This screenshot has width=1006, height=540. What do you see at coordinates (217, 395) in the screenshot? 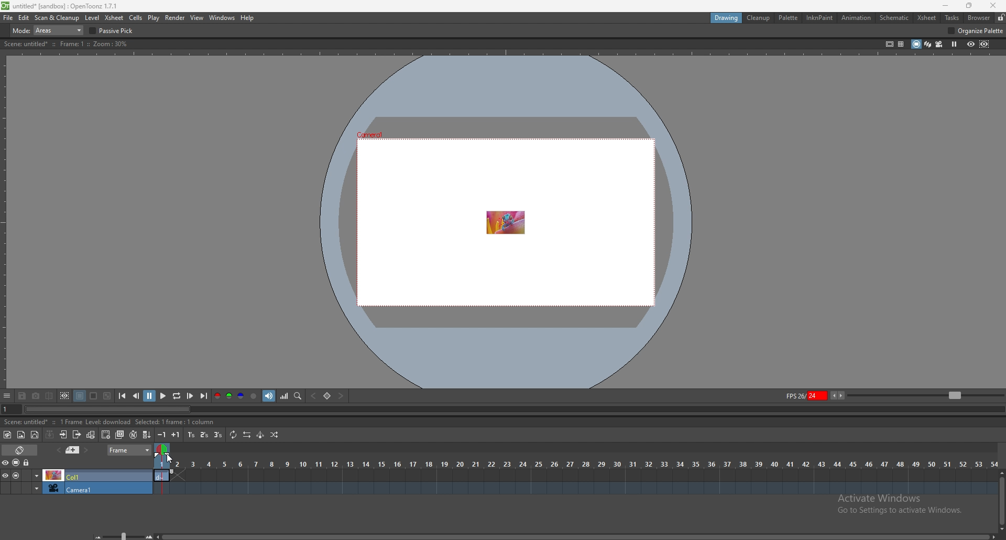
I see `red channel` at bounding box center [217, 395].